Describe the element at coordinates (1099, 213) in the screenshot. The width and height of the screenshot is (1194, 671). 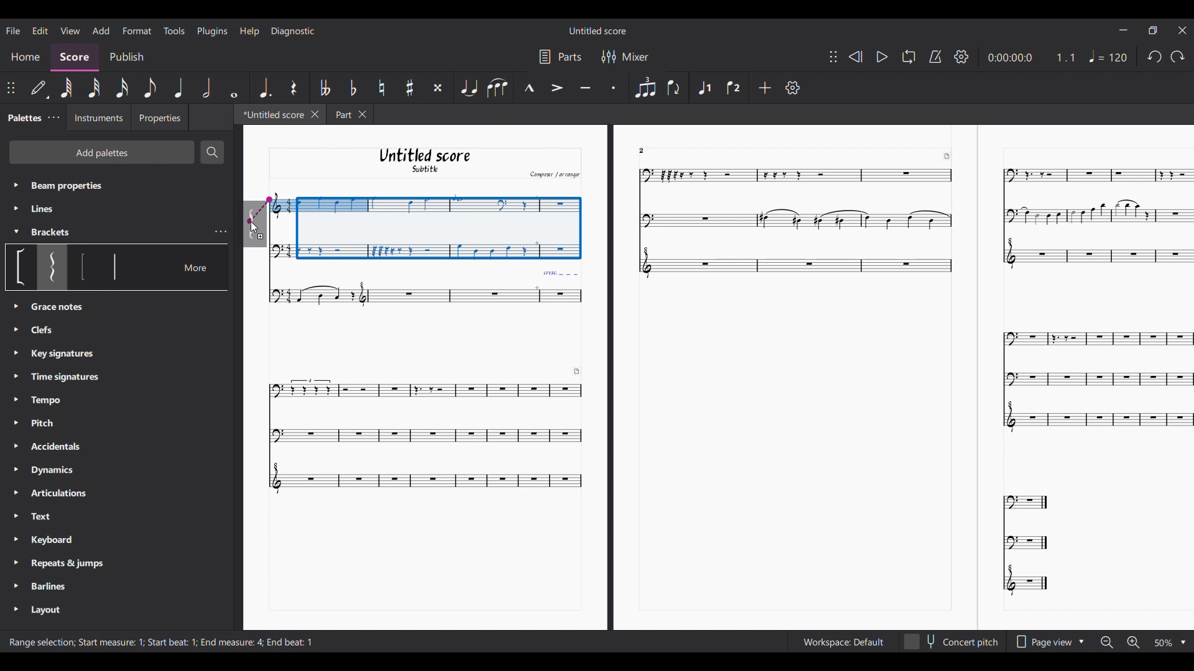
I see `` at that location.